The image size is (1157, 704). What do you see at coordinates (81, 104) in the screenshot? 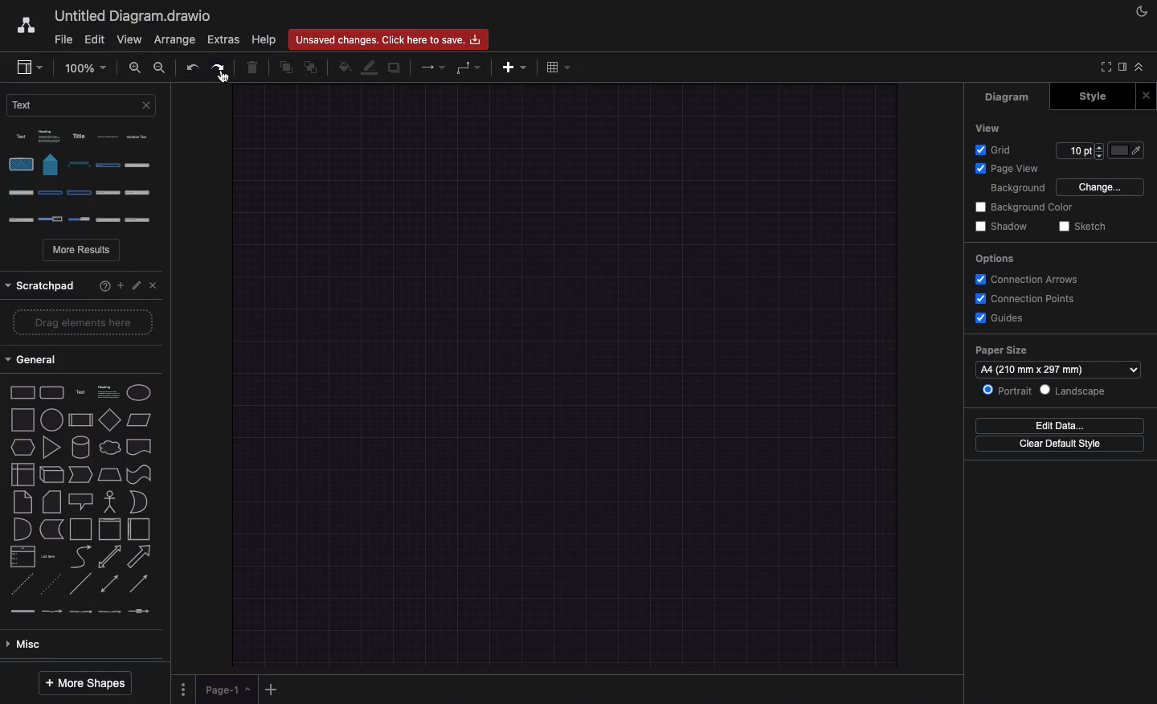
I see `Text` at bounding box center [81, 104].